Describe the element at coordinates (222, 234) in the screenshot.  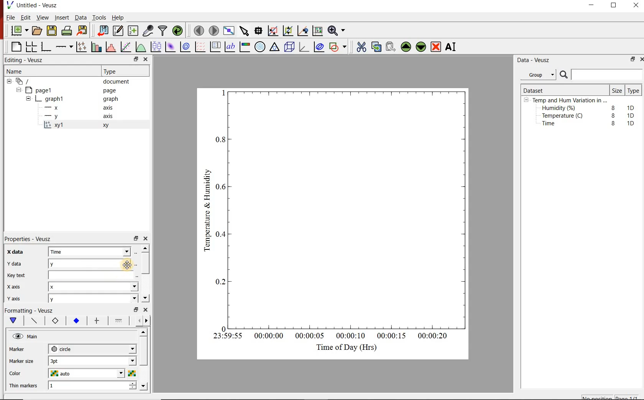
I see `0.4` at that location.